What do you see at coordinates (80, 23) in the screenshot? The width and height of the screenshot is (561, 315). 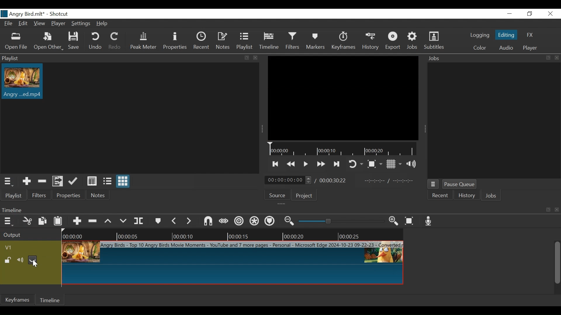 I see `Settings` at bounding box center [80, 23].